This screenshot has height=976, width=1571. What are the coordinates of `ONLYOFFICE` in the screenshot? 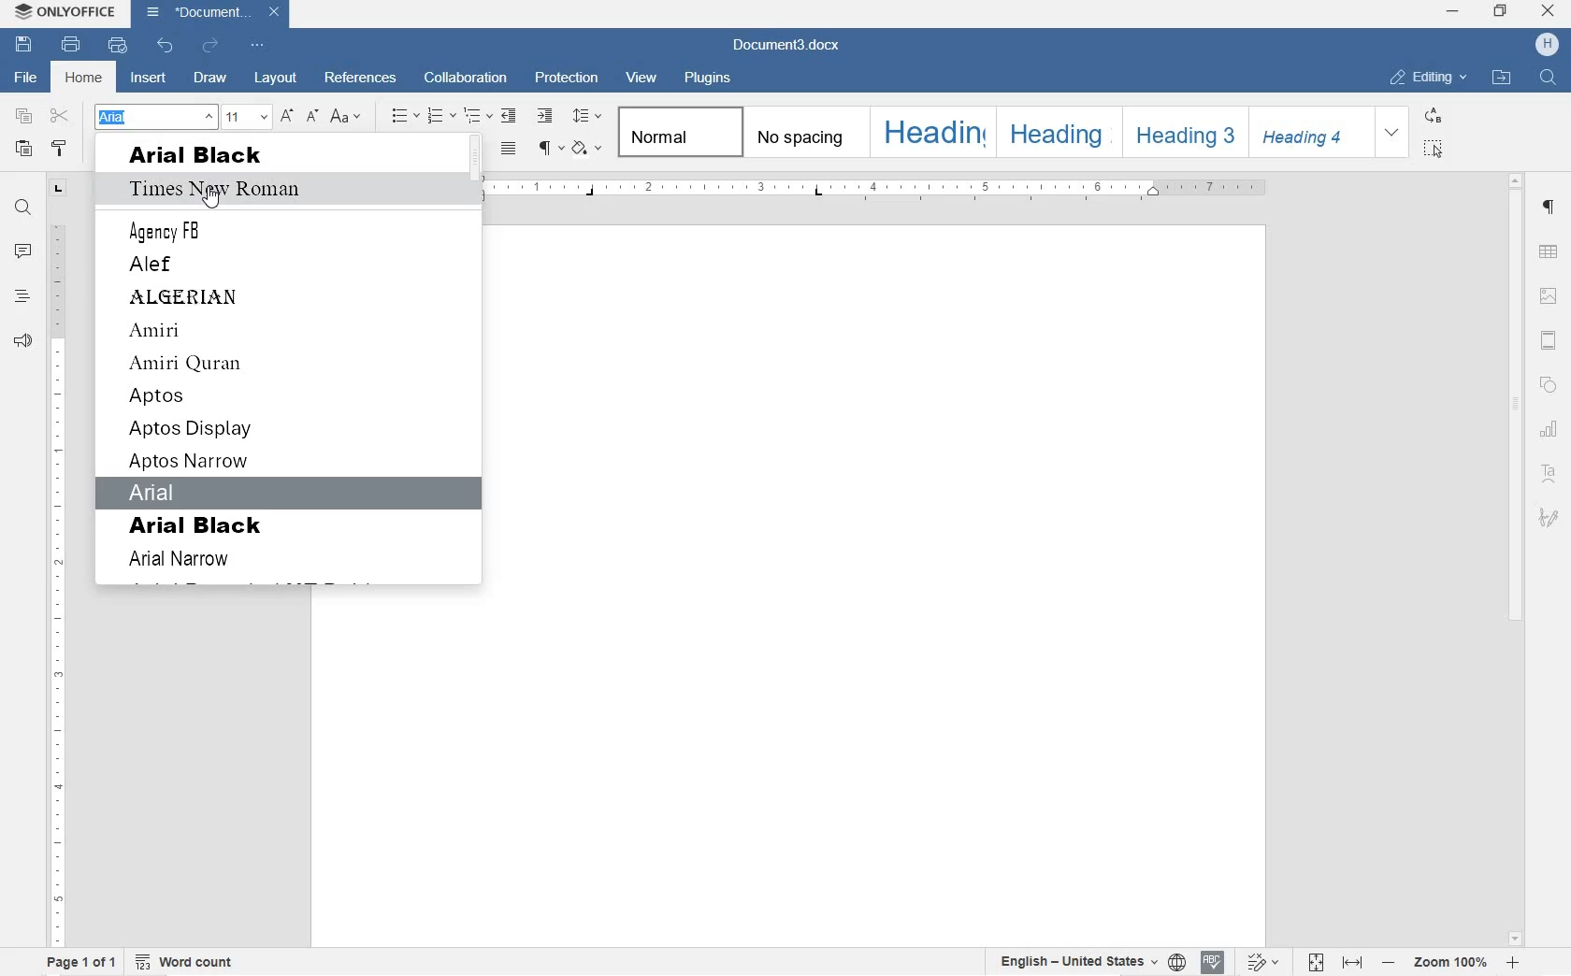 It's located at (67, 12).